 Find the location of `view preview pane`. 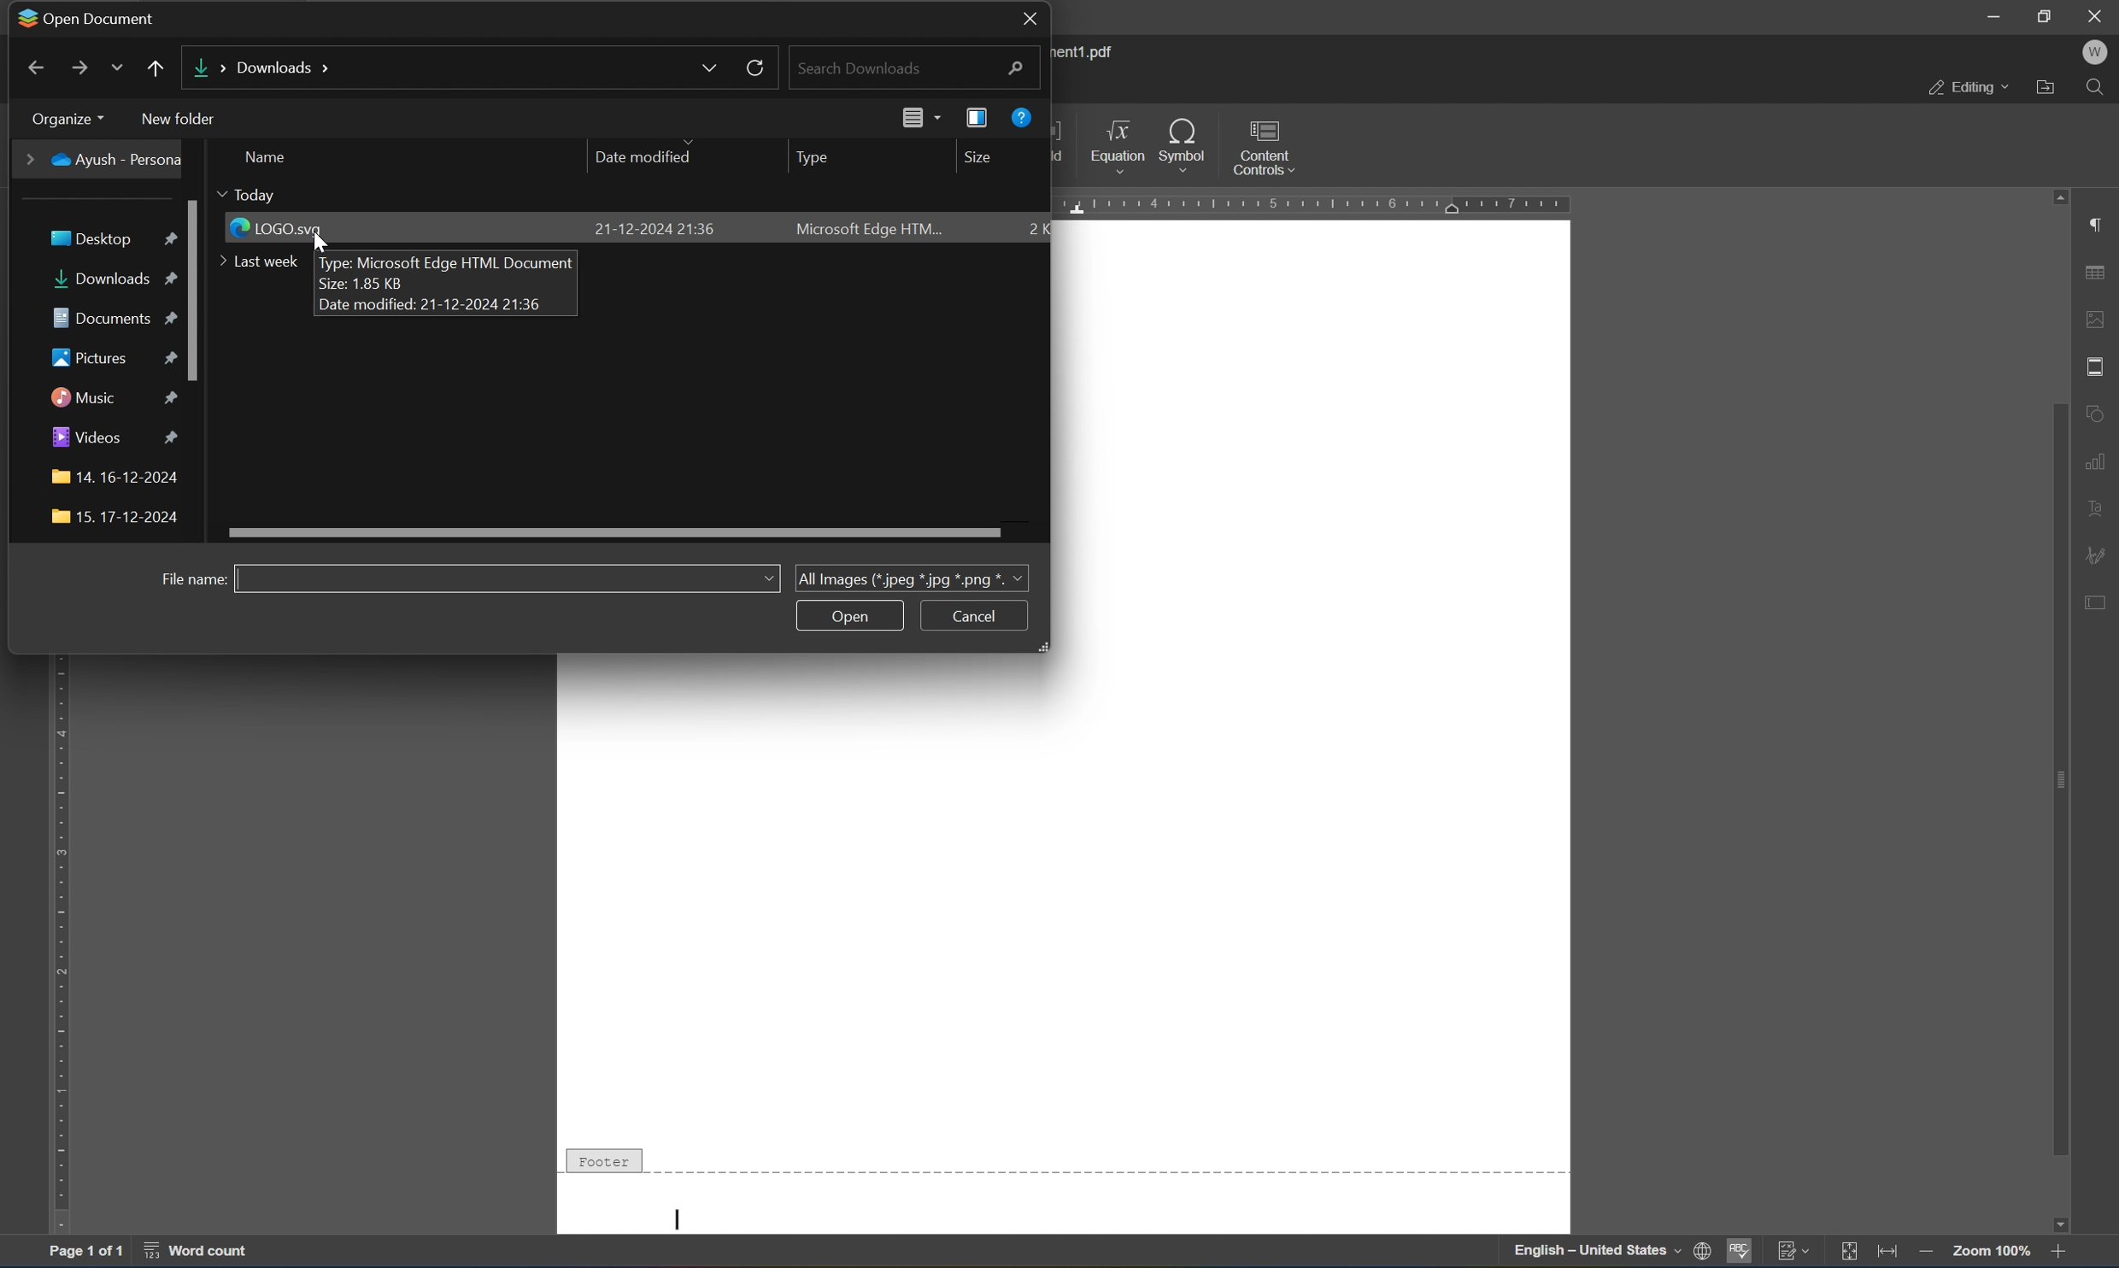

view preview pane is located at coordinates (980, 118).